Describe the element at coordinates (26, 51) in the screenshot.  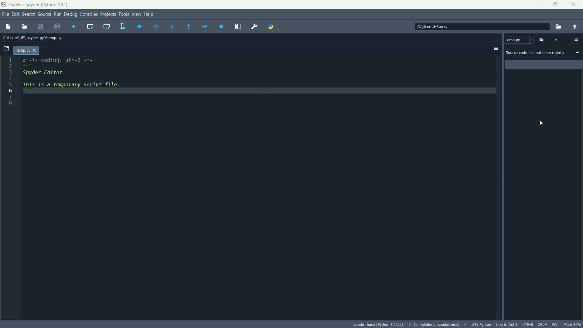
I see `file name: temp.py` at that location.